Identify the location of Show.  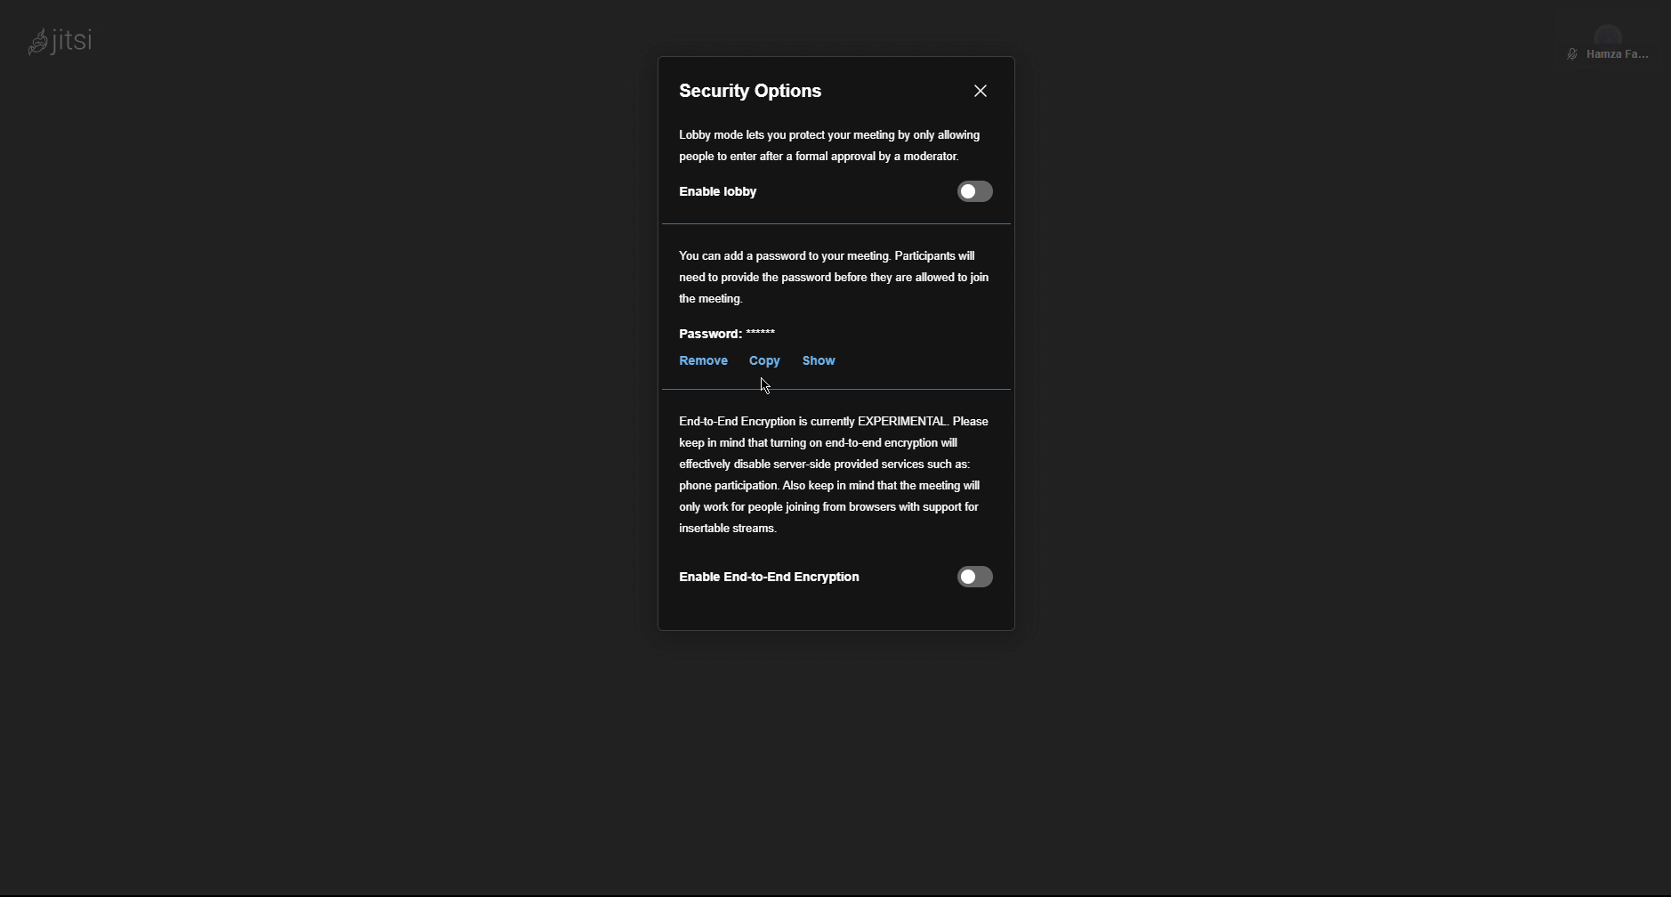
(817, 360).